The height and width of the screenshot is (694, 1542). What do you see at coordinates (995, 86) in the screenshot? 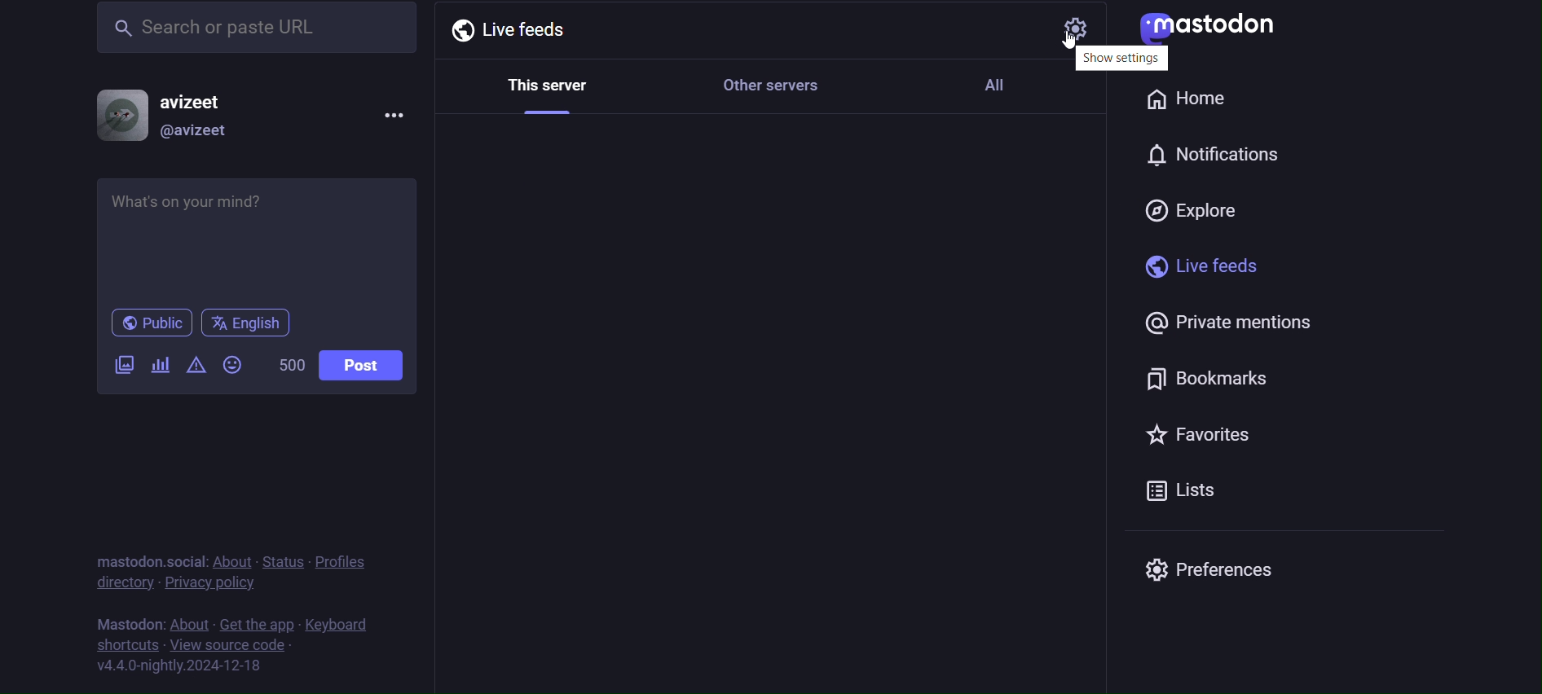
I see `All` at bounding box center [995, 86].